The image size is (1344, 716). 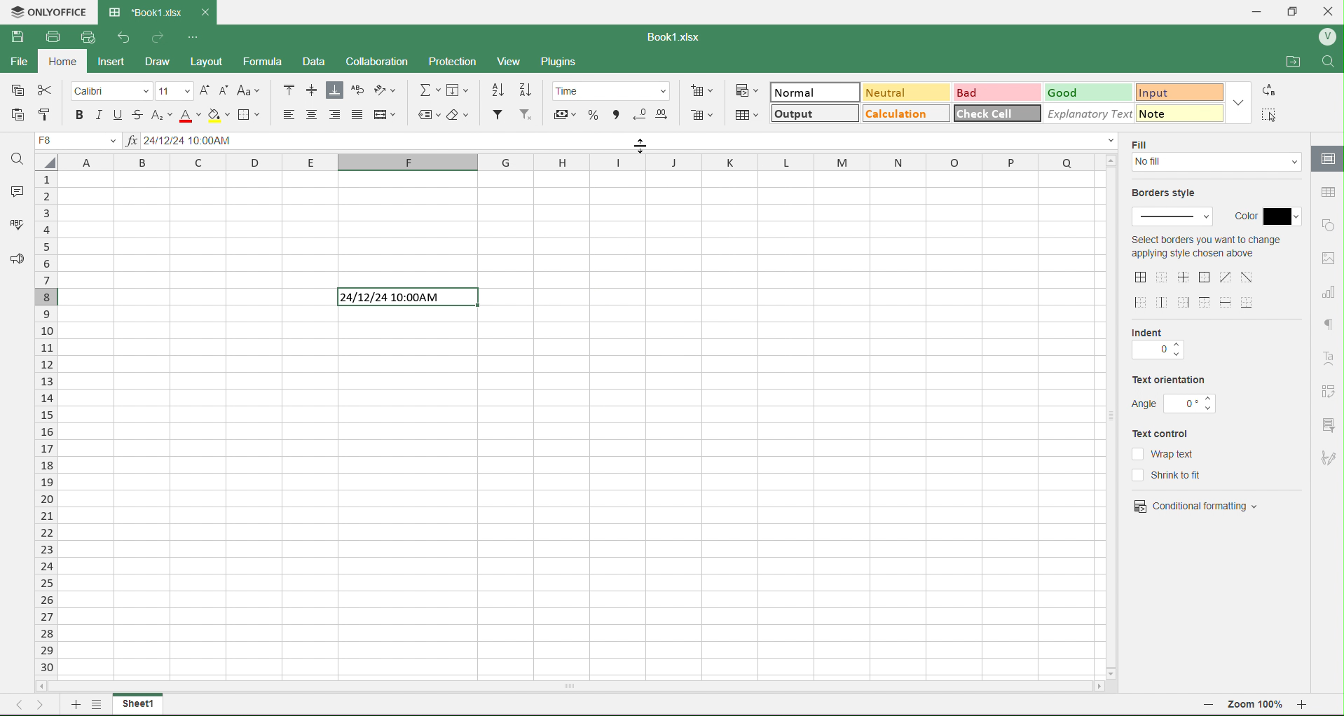 What do you see at coordinates (43, 703) in the screenshot?
I see `next sheet` at bounding box center [43, 703].